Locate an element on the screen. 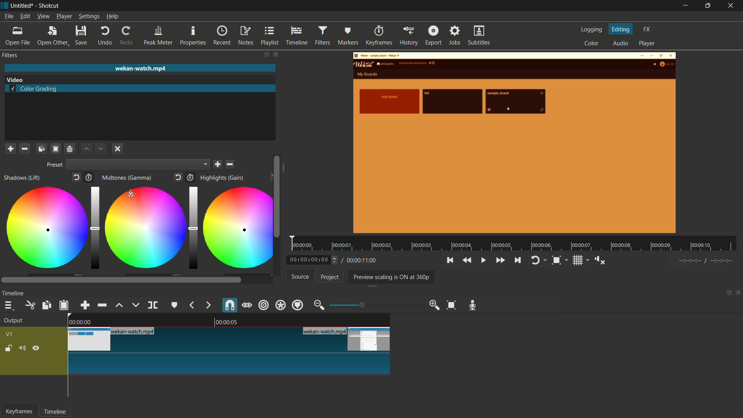  ripple delete is located at coordinates (101, 305).